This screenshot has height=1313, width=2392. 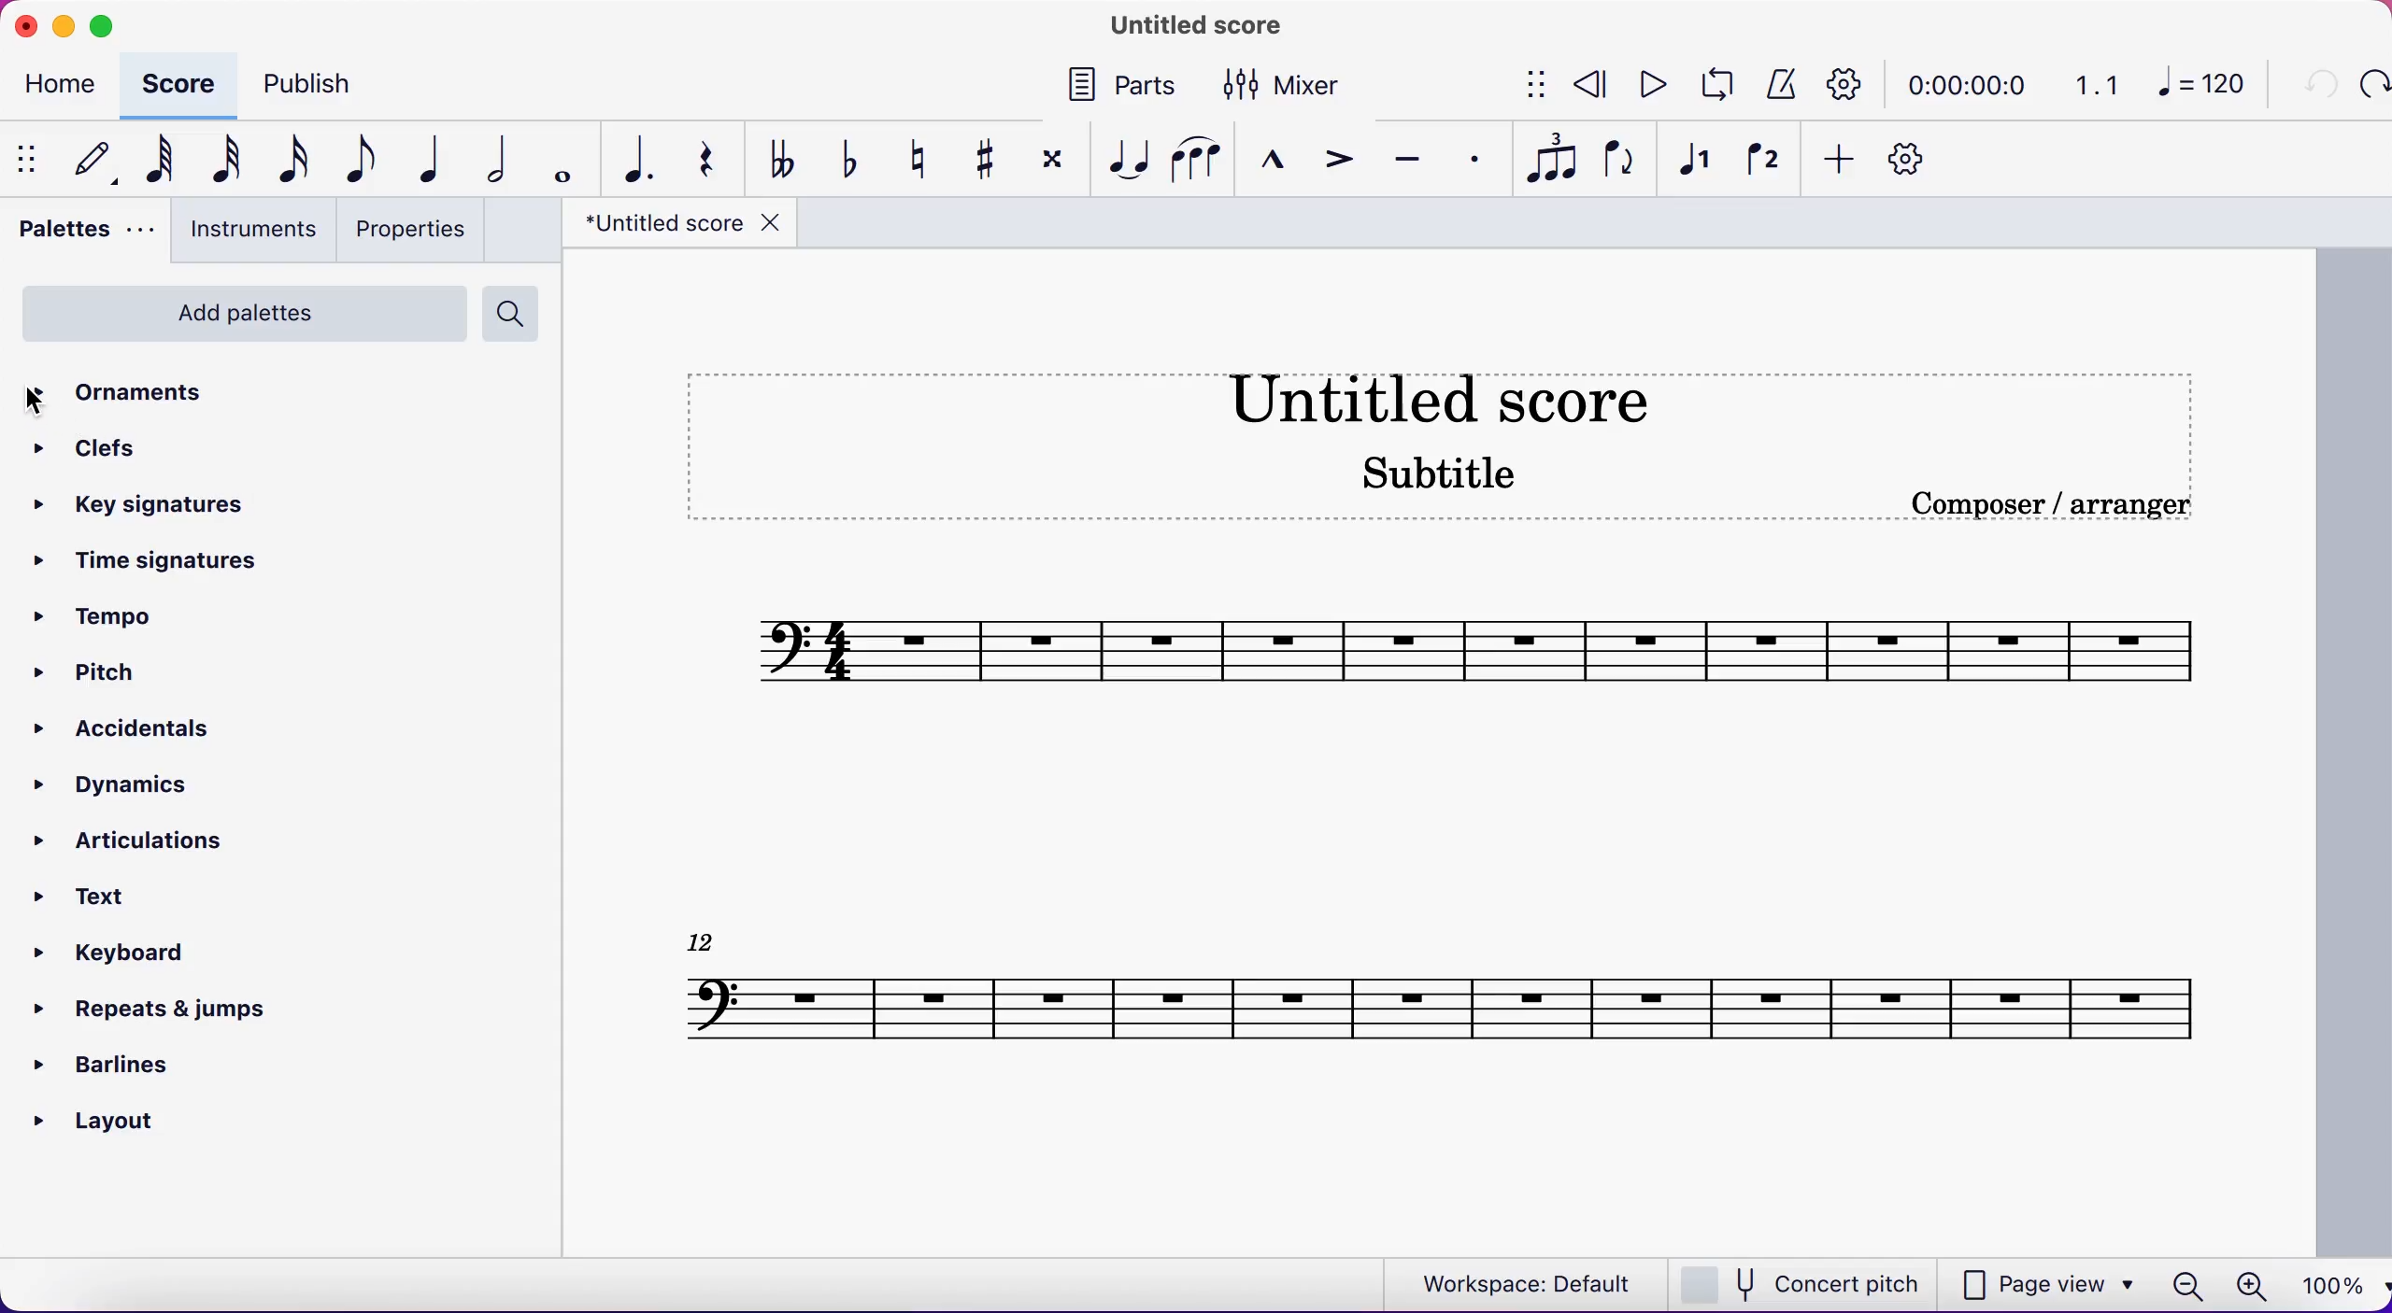 I want to click on flip direction, so click(x=1620, y=162).